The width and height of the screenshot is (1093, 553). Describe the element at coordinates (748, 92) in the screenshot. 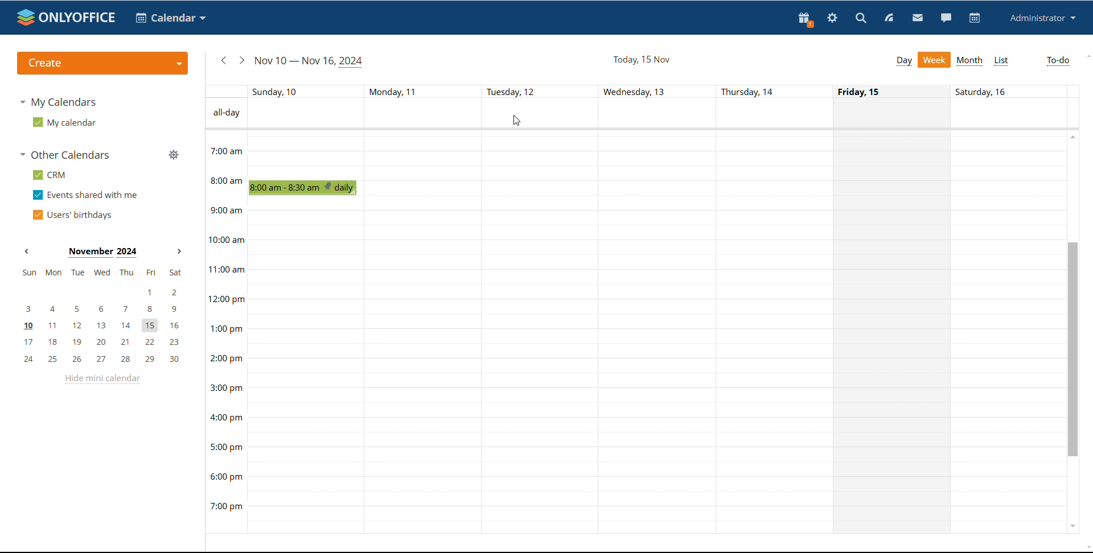

I see `` at that location.